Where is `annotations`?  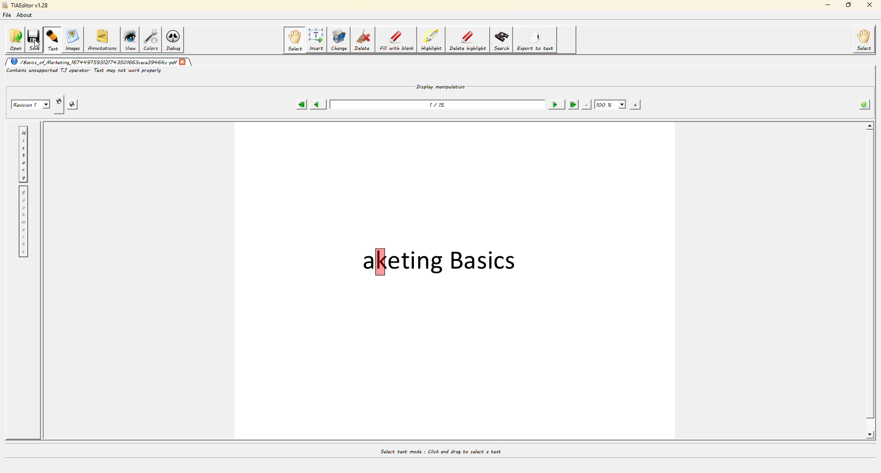 annotations is located at coordinates (102, 38).